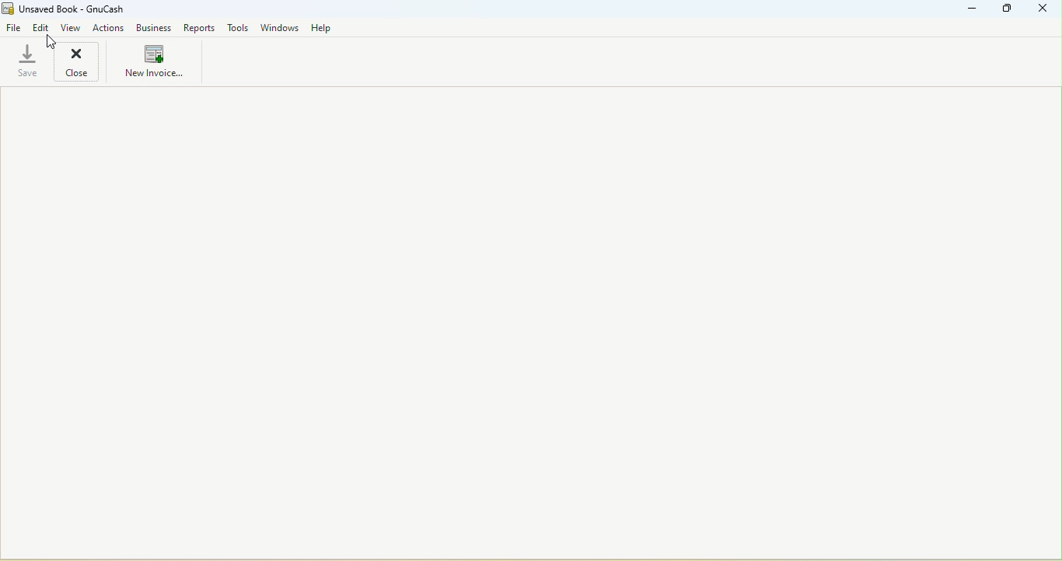 This screenshot has width=1062, height=561. Describe the element at coordinates (281, 27) in the screenshot. I see `Windows` at that location.